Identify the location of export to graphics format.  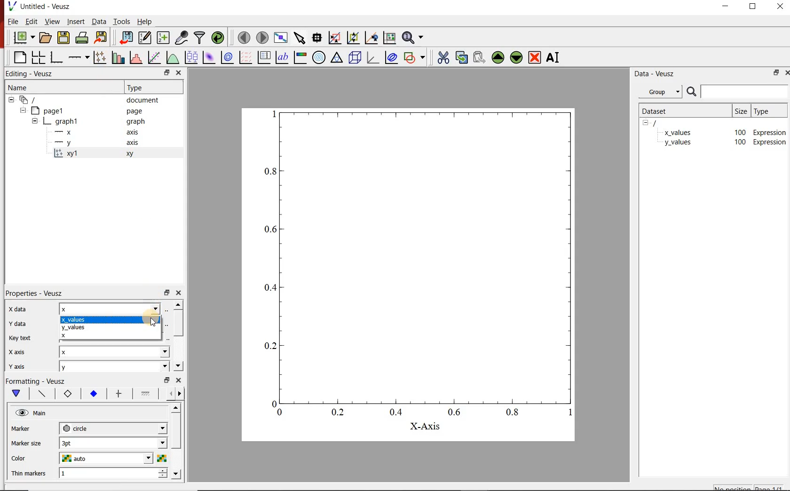
(102, 37).